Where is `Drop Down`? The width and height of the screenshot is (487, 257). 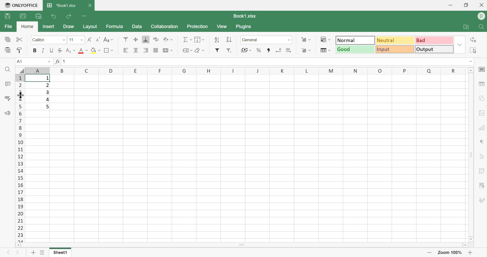
Drop Down is located at coordinates (64, 40).